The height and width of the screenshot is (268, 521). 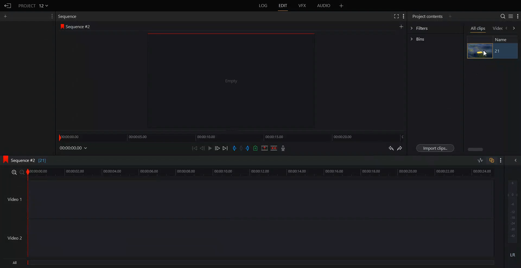 I want to click on Full screen, so click(x=395, y=16).